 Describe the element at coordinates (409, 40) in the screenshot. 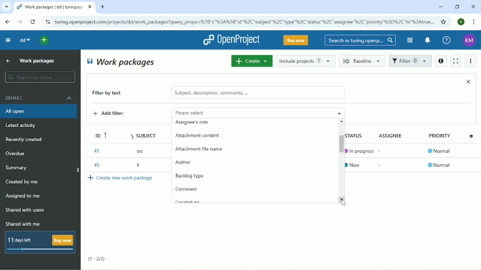

I see `Modules` at that location.